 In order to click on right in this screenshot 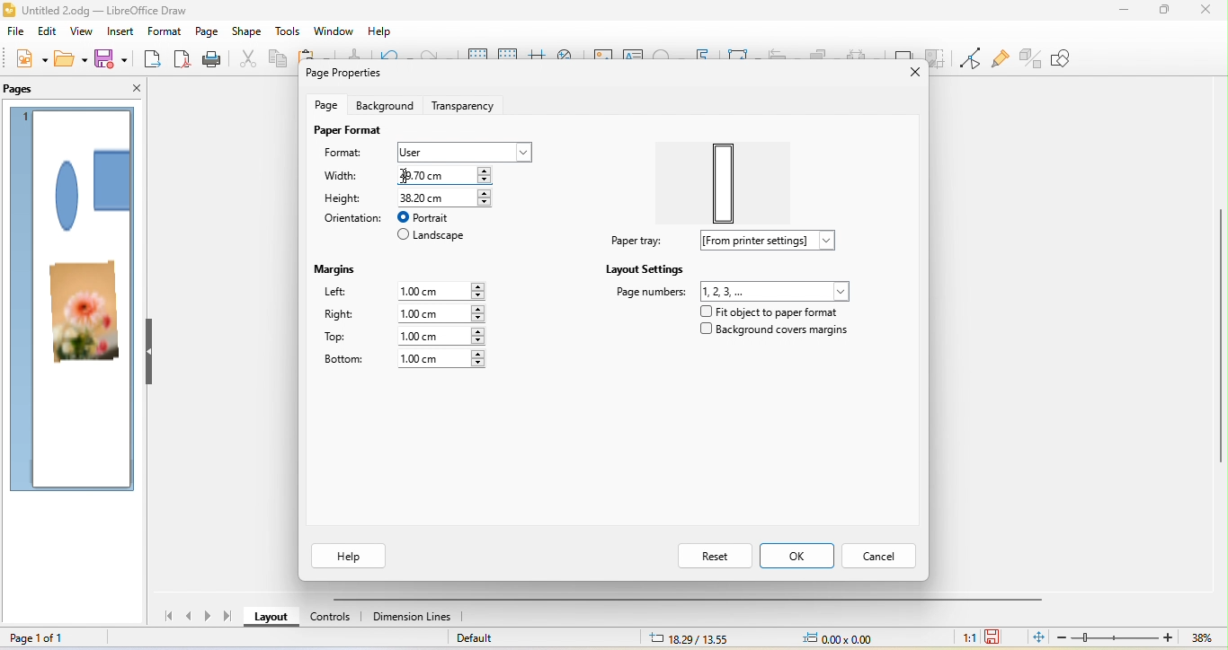, I will do `click(340, 315)`.